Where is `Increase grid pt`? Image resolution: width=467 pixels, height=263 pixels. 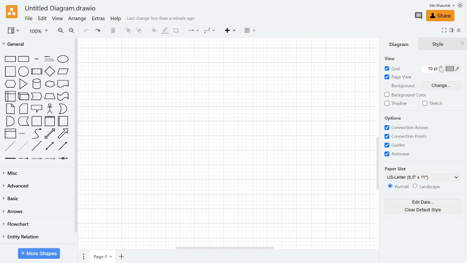
Increase grid pt is located at coordinates (442, 66).